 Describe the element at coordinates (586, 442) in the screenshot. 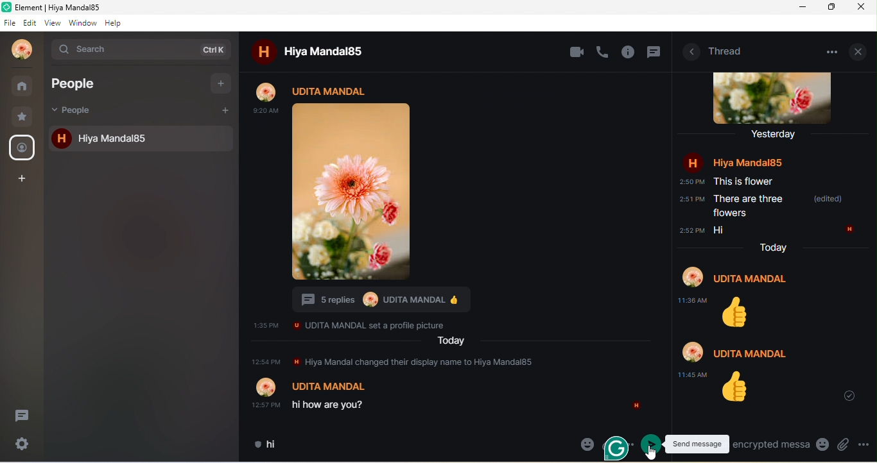

I see `emoji` at that location.